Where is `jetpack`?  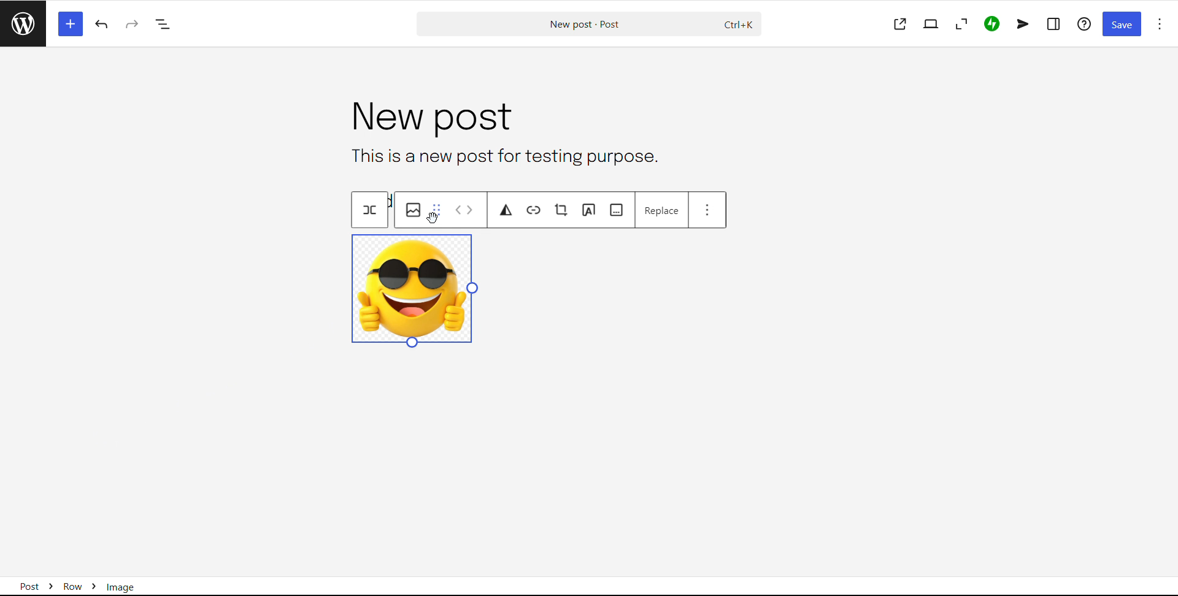 jetpack is located at coordinates (991, 25).